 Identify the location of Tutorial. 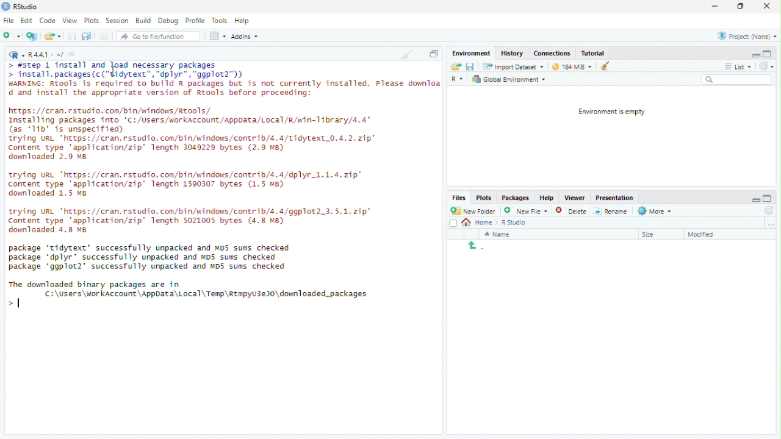
(593, 53).